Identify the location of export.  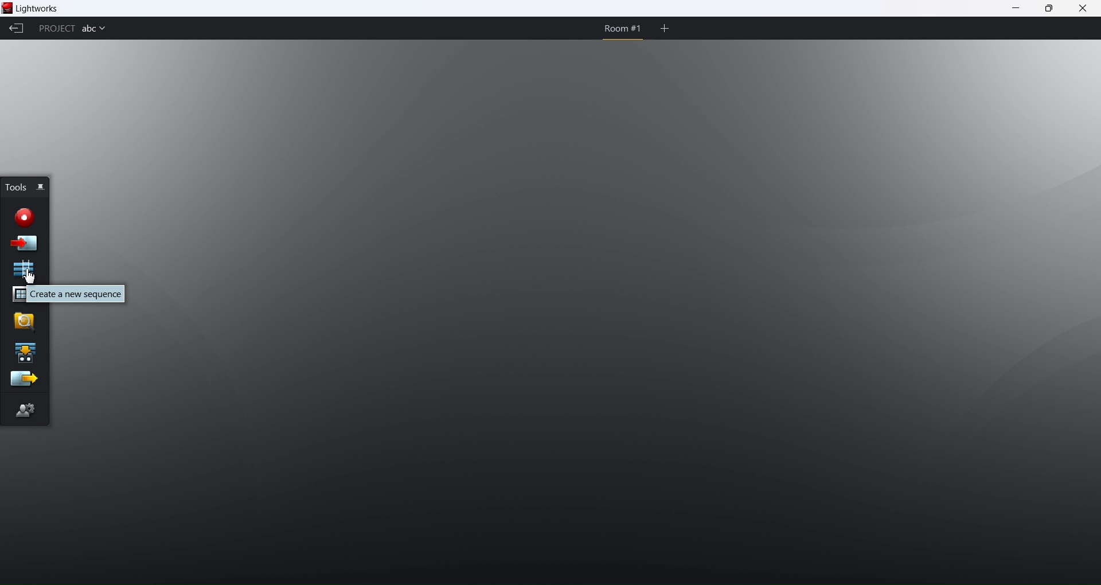
(23, 380).